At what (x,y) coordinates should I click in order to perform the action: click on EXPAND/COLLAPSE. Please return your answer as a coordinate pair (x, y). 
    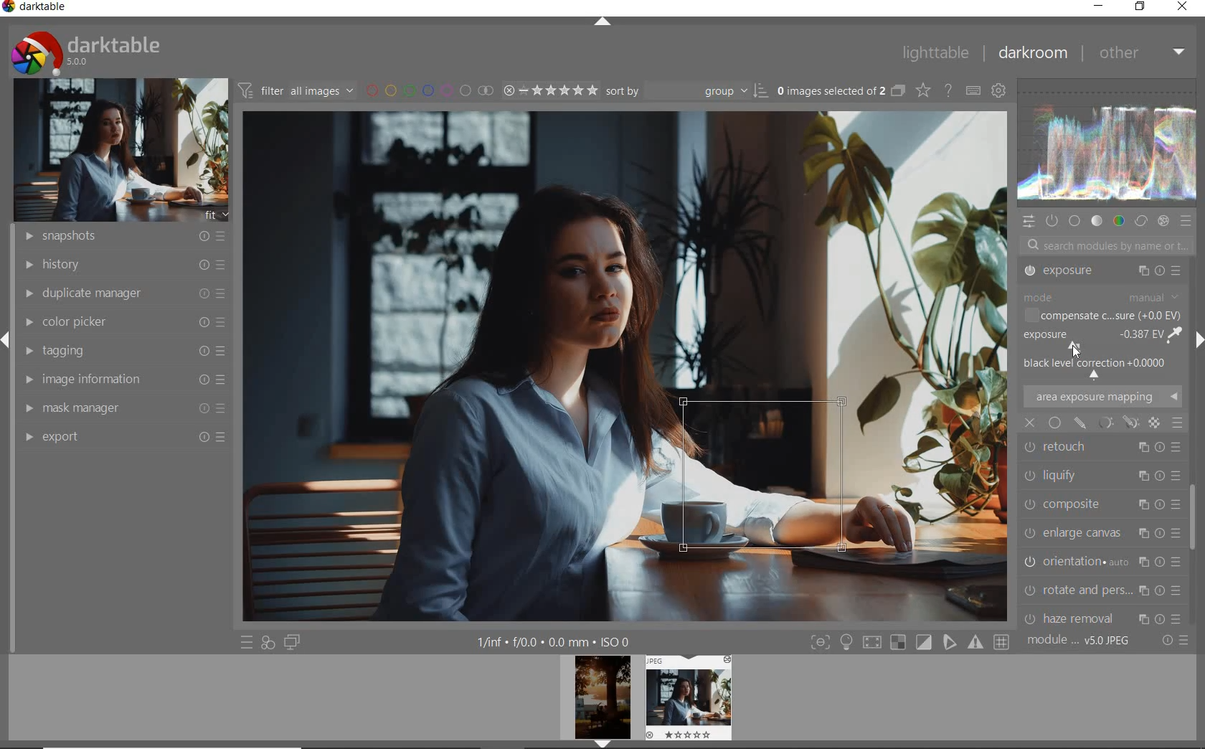
    Looking at the image, I should click on (1198, 340).